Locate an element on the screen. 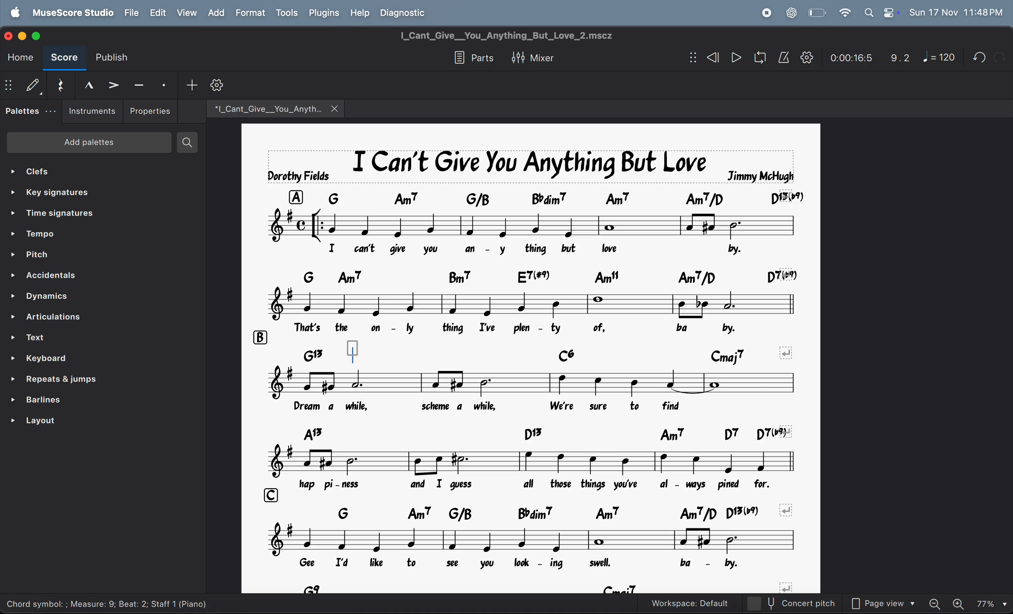 Image resolution: width=1013 pixels, height=614 pixels. tools is located at coordinates (287, 13).